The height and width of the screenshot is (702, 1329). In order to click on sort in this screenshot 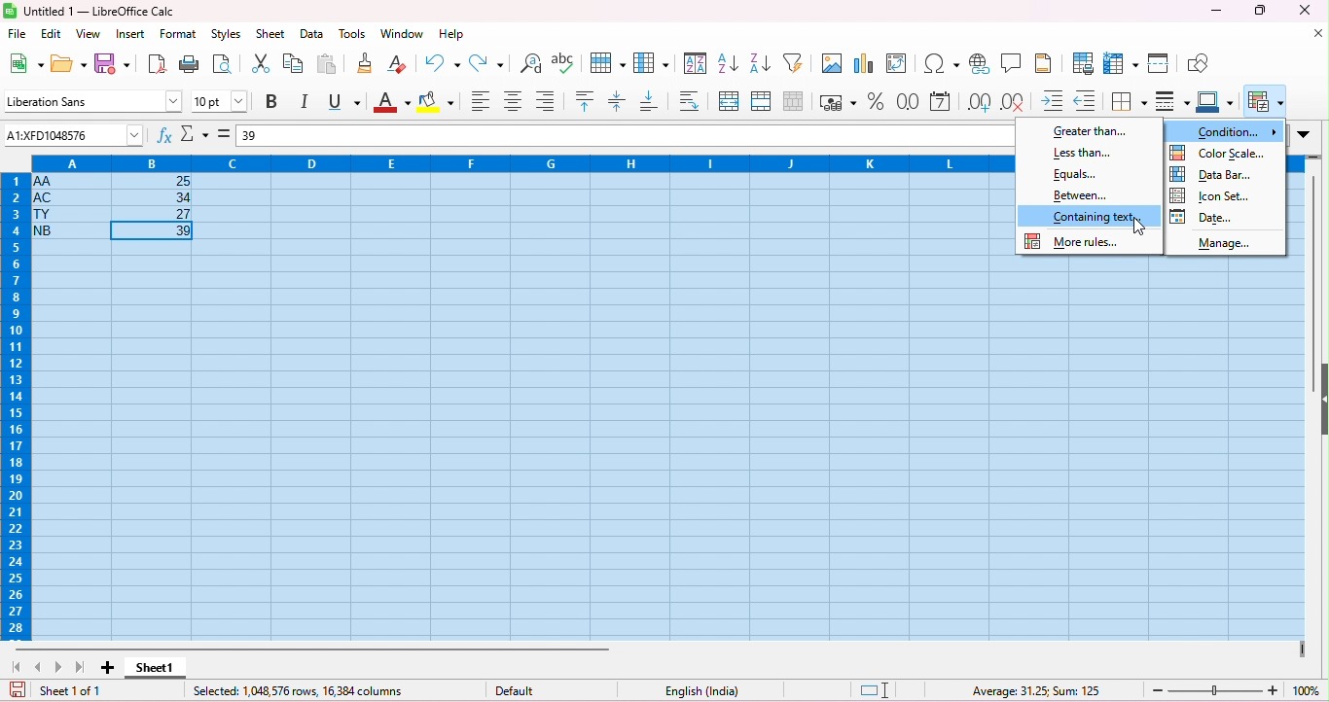, I will do `click(696, 63)`.